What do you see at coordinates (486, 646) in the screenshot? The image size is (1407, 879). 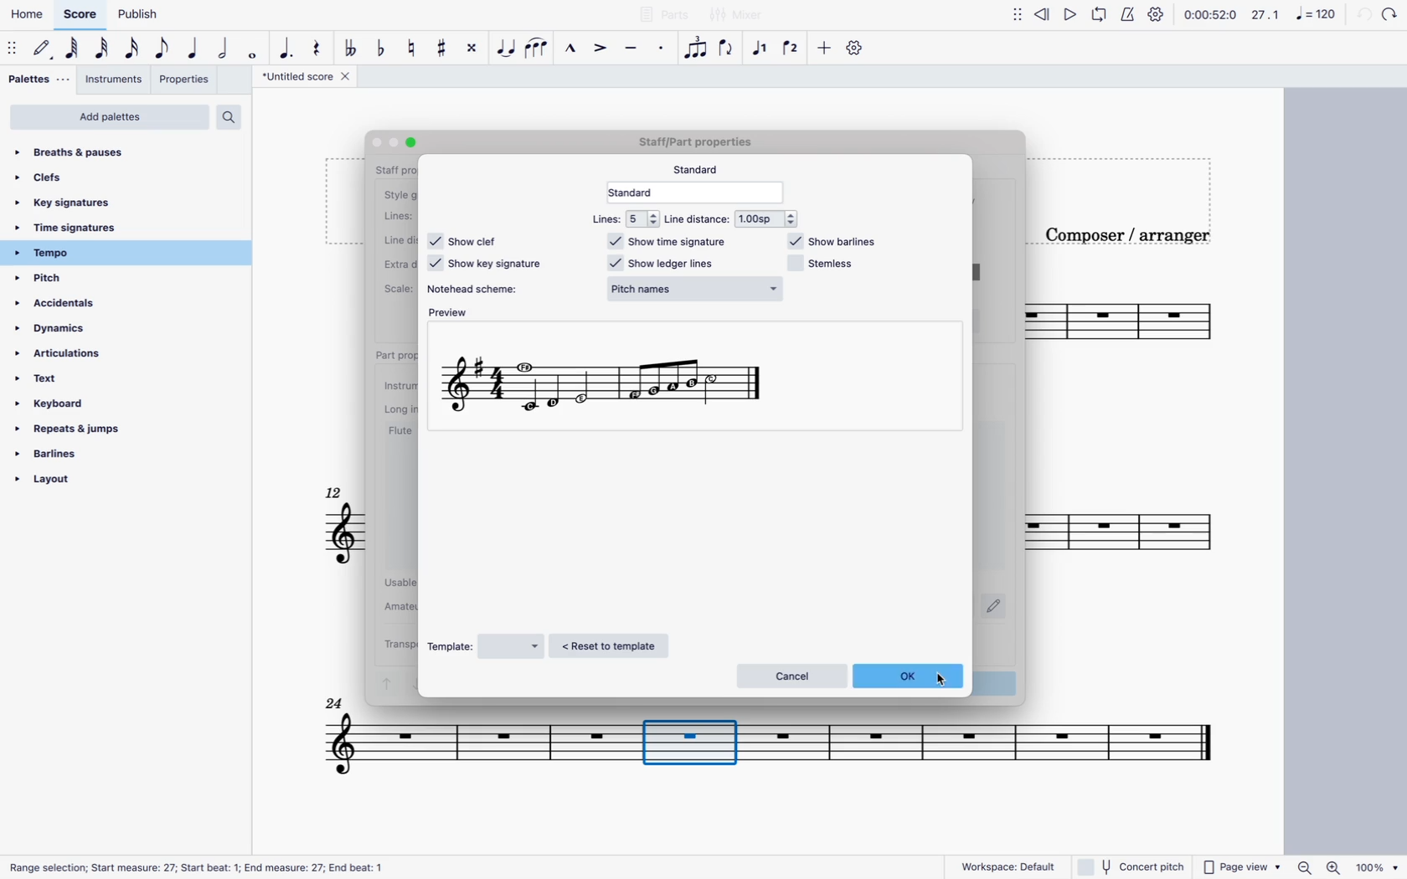 I see `template` at bounding box center [486, 646].